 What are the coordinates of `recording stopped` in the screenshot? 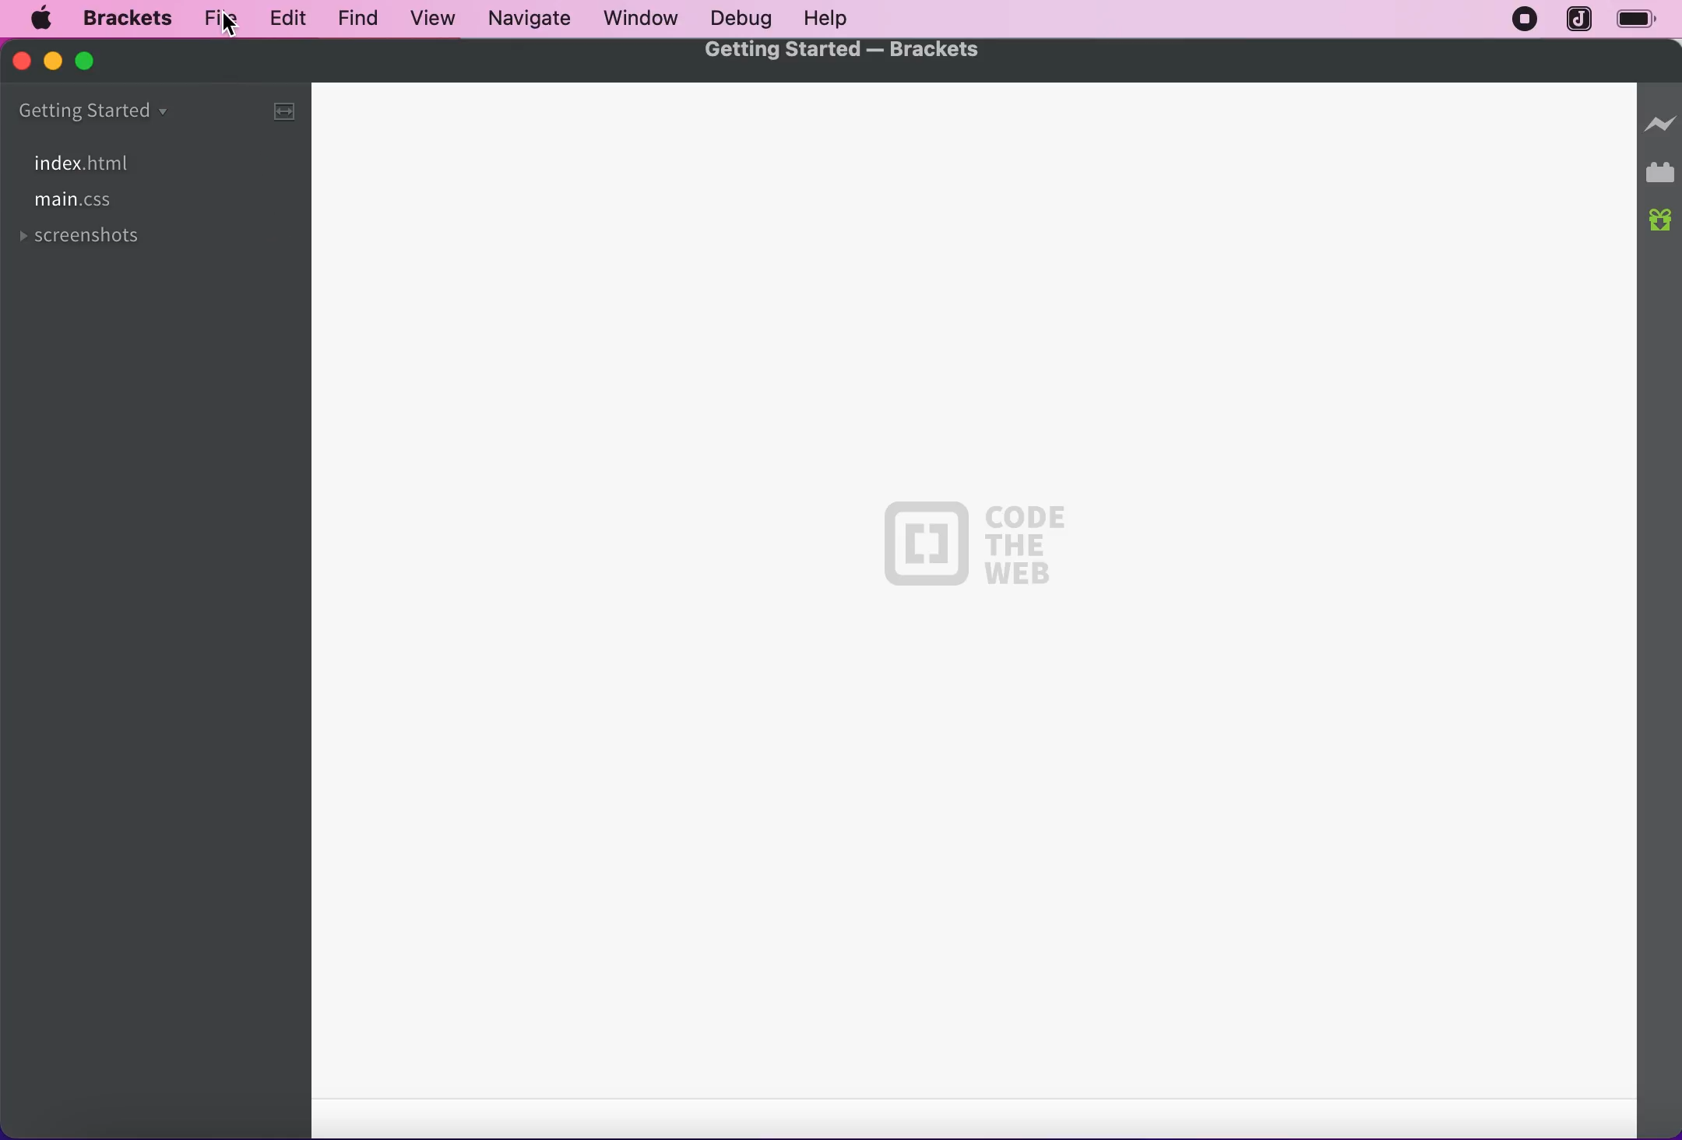 It's located at (1519, 20).